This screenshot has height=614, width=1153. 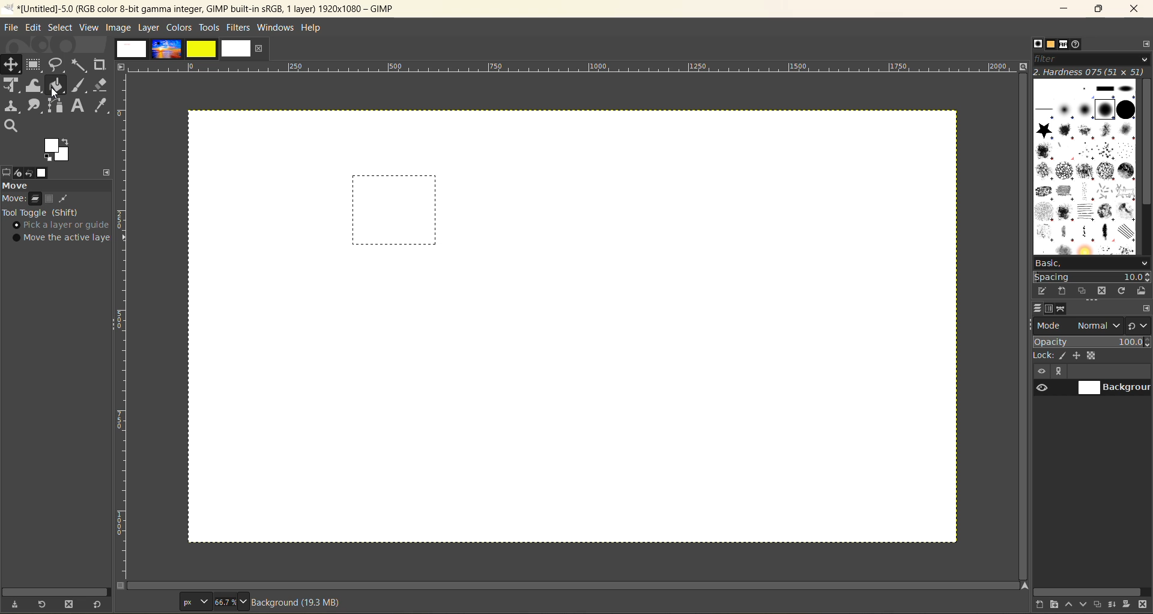 I want to click on image, so click(x=119, y=28).